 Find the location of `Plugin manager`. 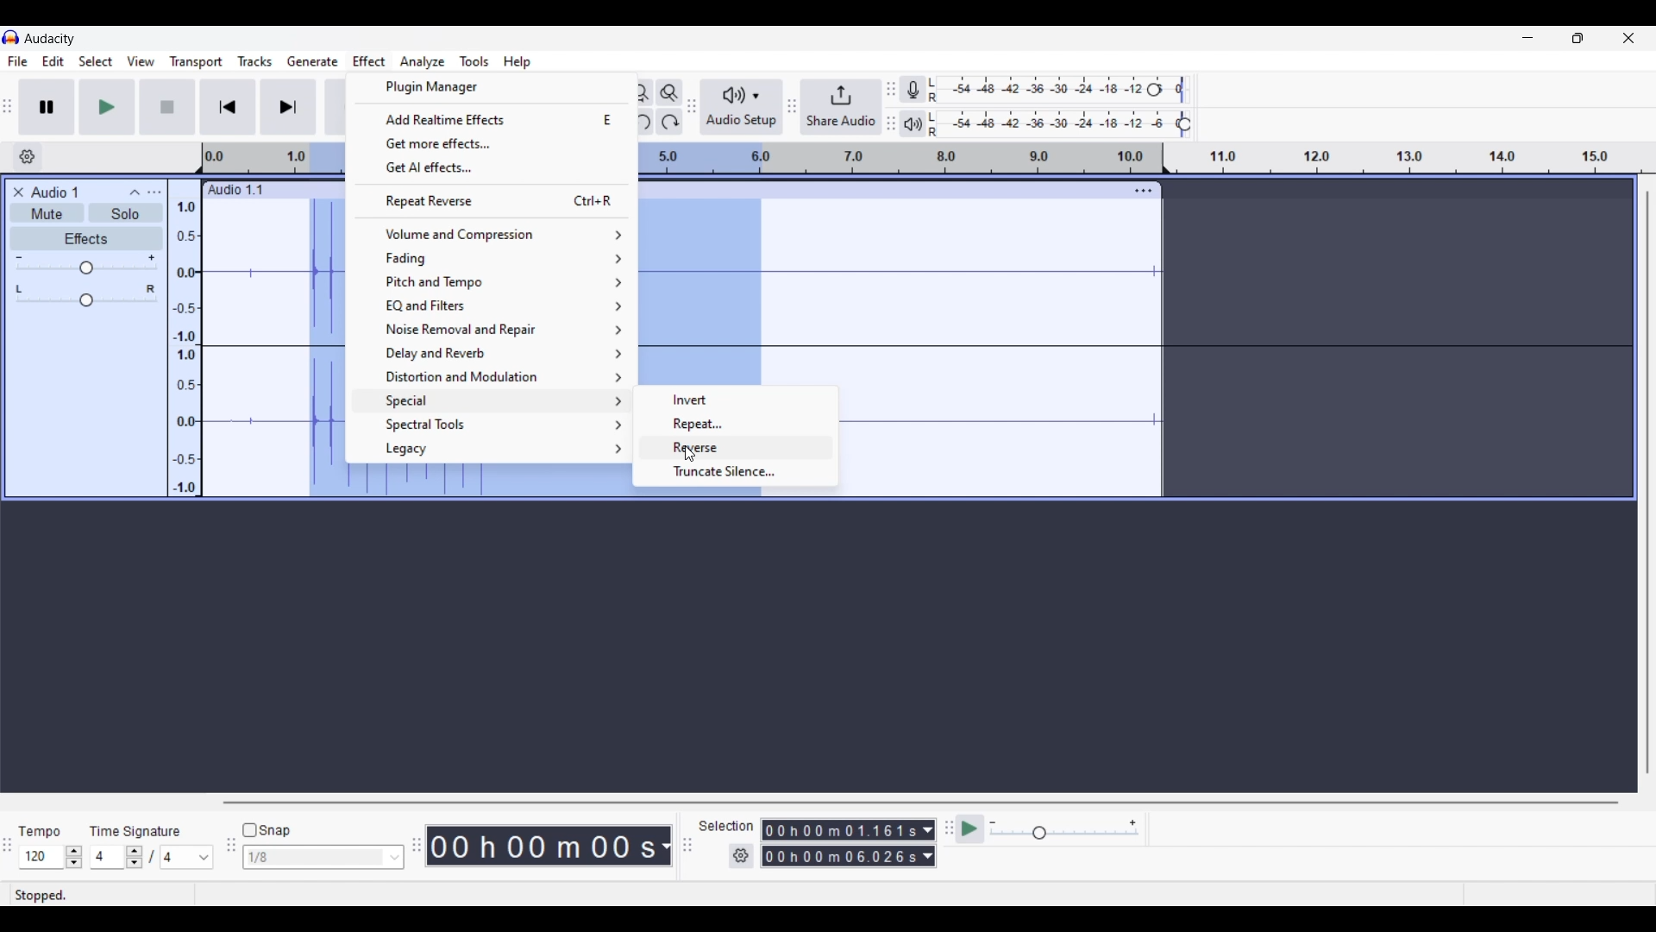

Plugin manager is located at coordinates (491, 87).